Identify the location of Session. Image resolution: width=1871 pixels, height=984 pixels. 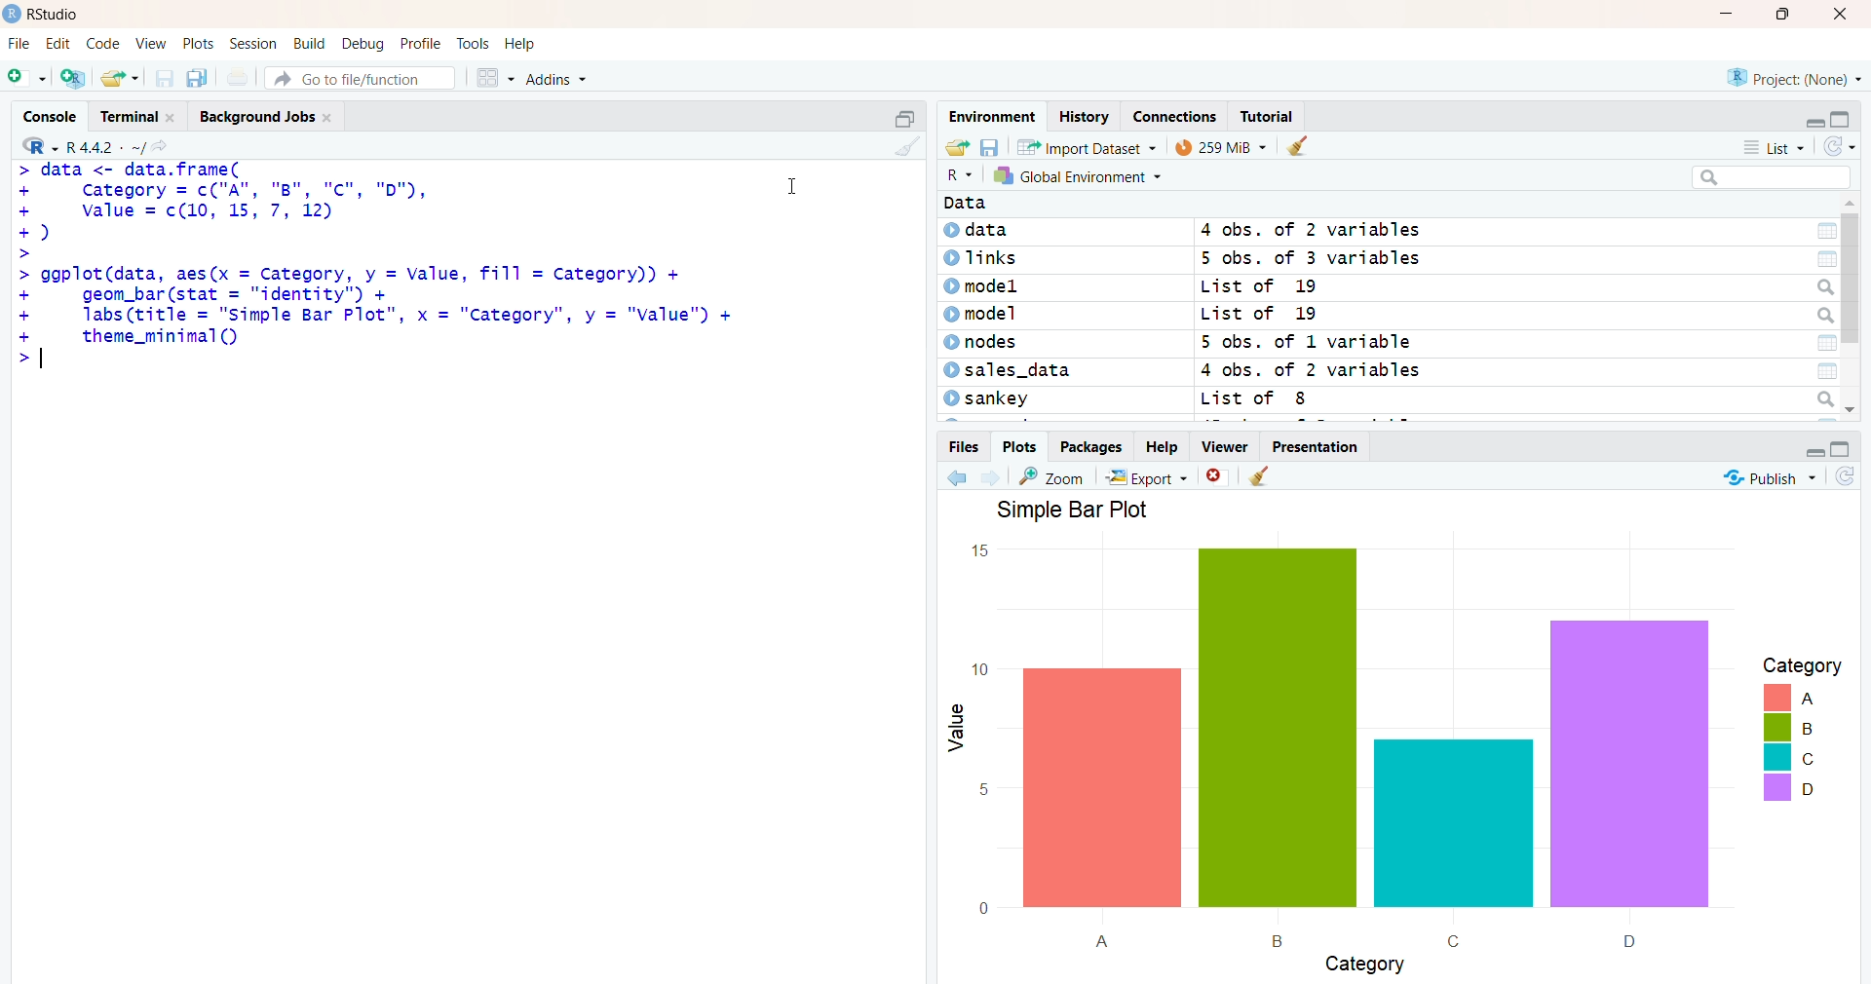
(253, 44).